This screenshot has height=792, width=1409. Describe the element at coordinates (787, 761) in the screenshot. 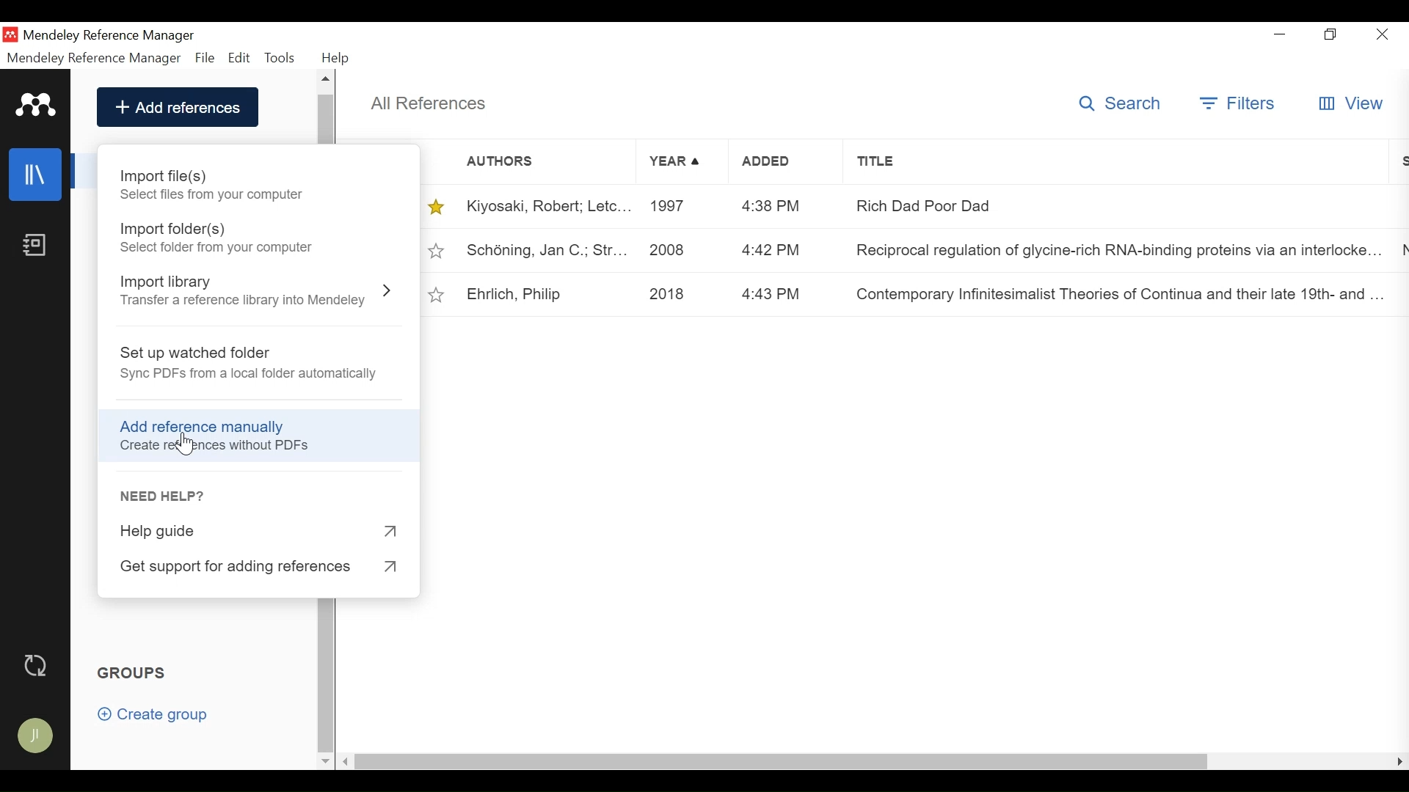

I see `Horizontal Scroll bar` at that location.